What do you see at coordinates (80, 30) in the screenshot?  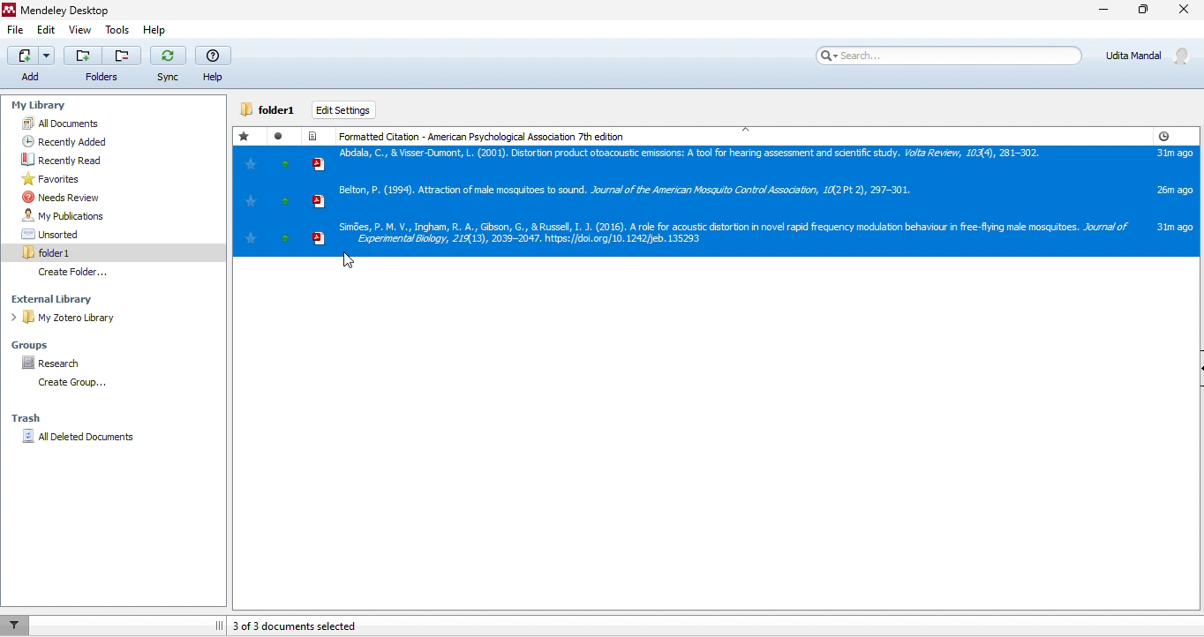 I see `view` at bounding box center [80, 30].